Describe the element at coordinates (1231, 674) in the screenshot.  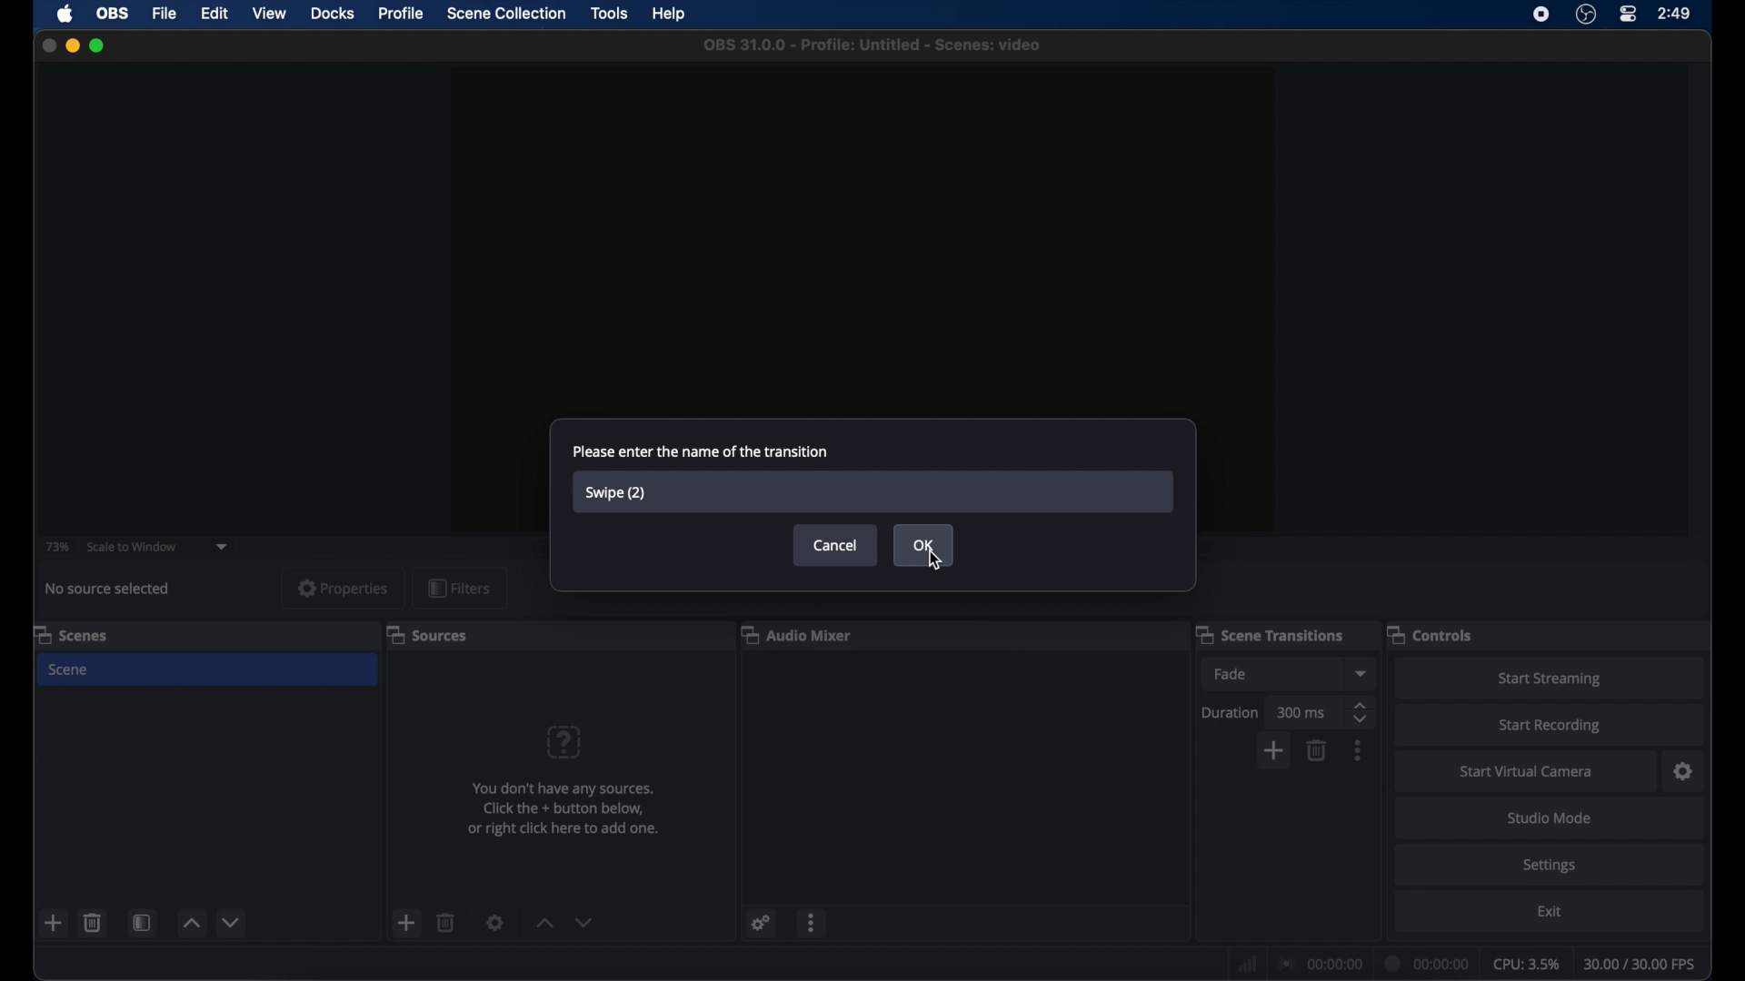
I see `fade` at that location.